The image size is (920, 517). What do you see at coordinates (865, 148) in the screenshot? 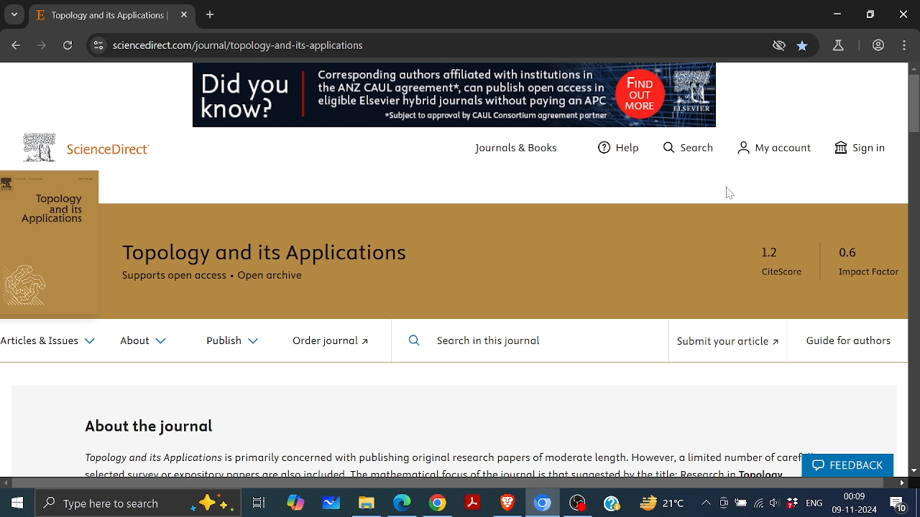
I see `Sign in` at bounding box center [865, 148].